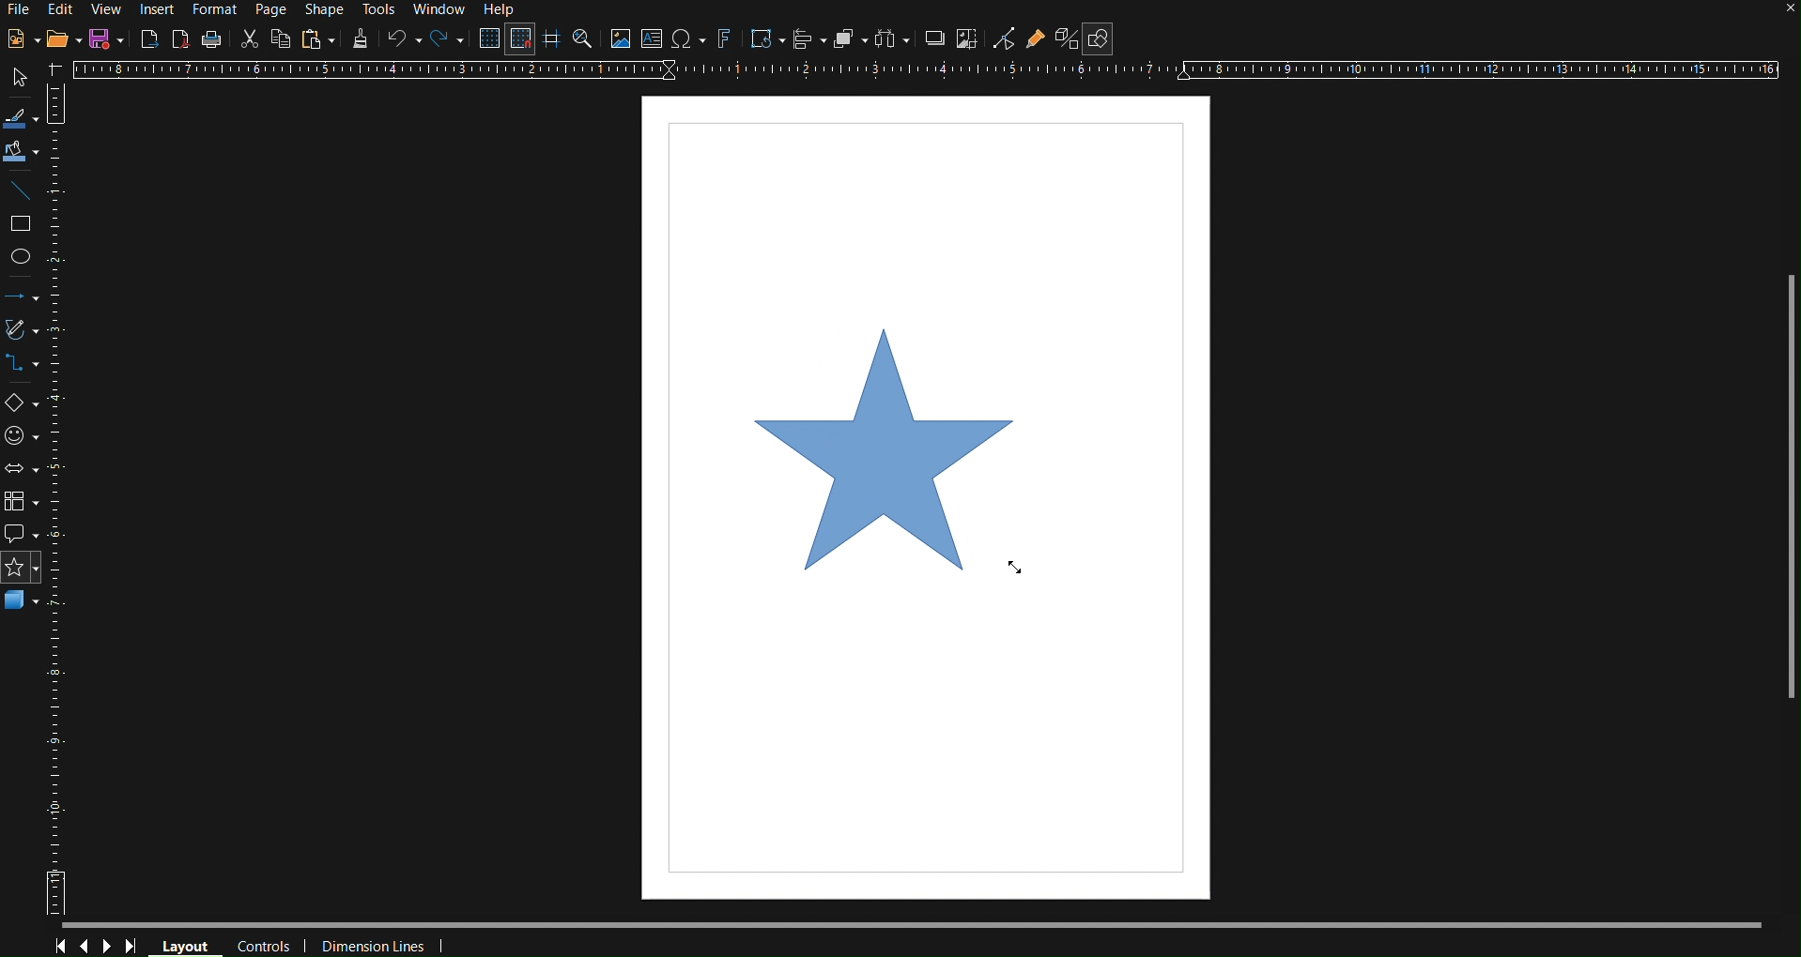 This screenshot has width=1801, height=957. What do you see at coordinates (1067, 38) in the screenshot?
I see `Toggle Extrusion` at bounding box center [1067, 38].